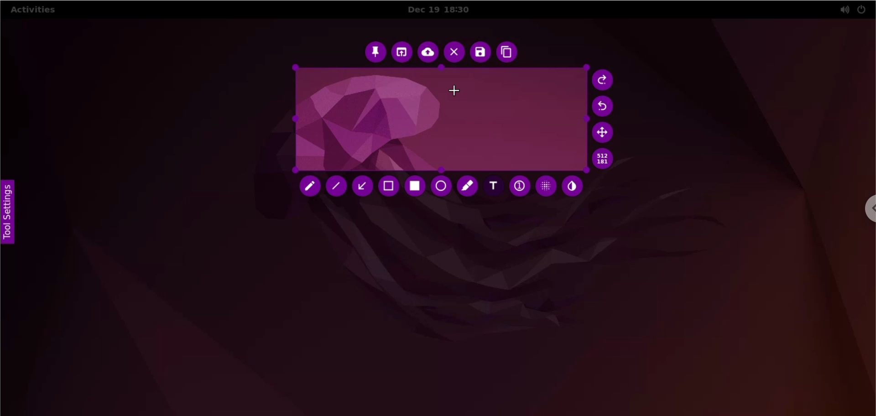 This screenshot has width=876, height=416. Describe the element at coordinates (454, 90) in the screenshot. I see `cursor ` at that location.